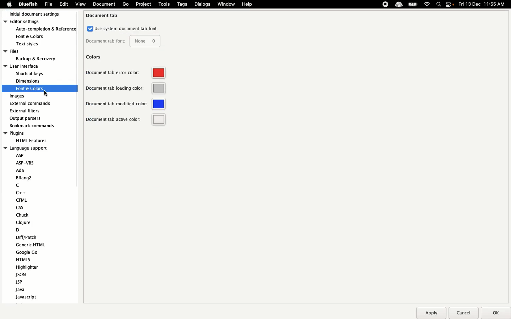 This screenshot has height=319, width=511. I want to click on Window, so click(227, 5).